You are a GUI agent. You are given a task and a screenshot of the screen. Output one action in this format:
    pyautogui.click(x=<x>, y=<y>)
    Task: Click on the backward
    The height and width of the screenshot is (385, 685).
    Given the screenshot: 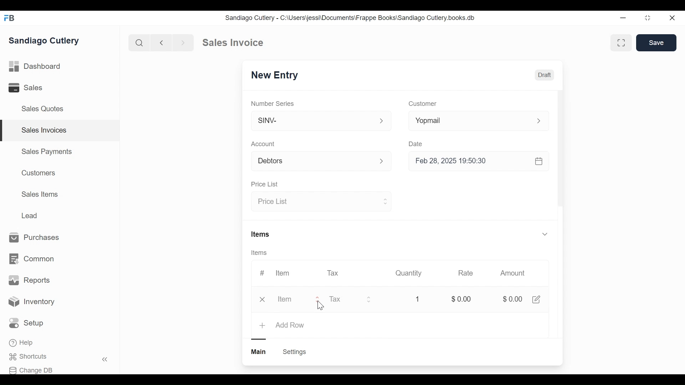 What is the action you would take?
    pyautogui.click(x=162, y=42)
    